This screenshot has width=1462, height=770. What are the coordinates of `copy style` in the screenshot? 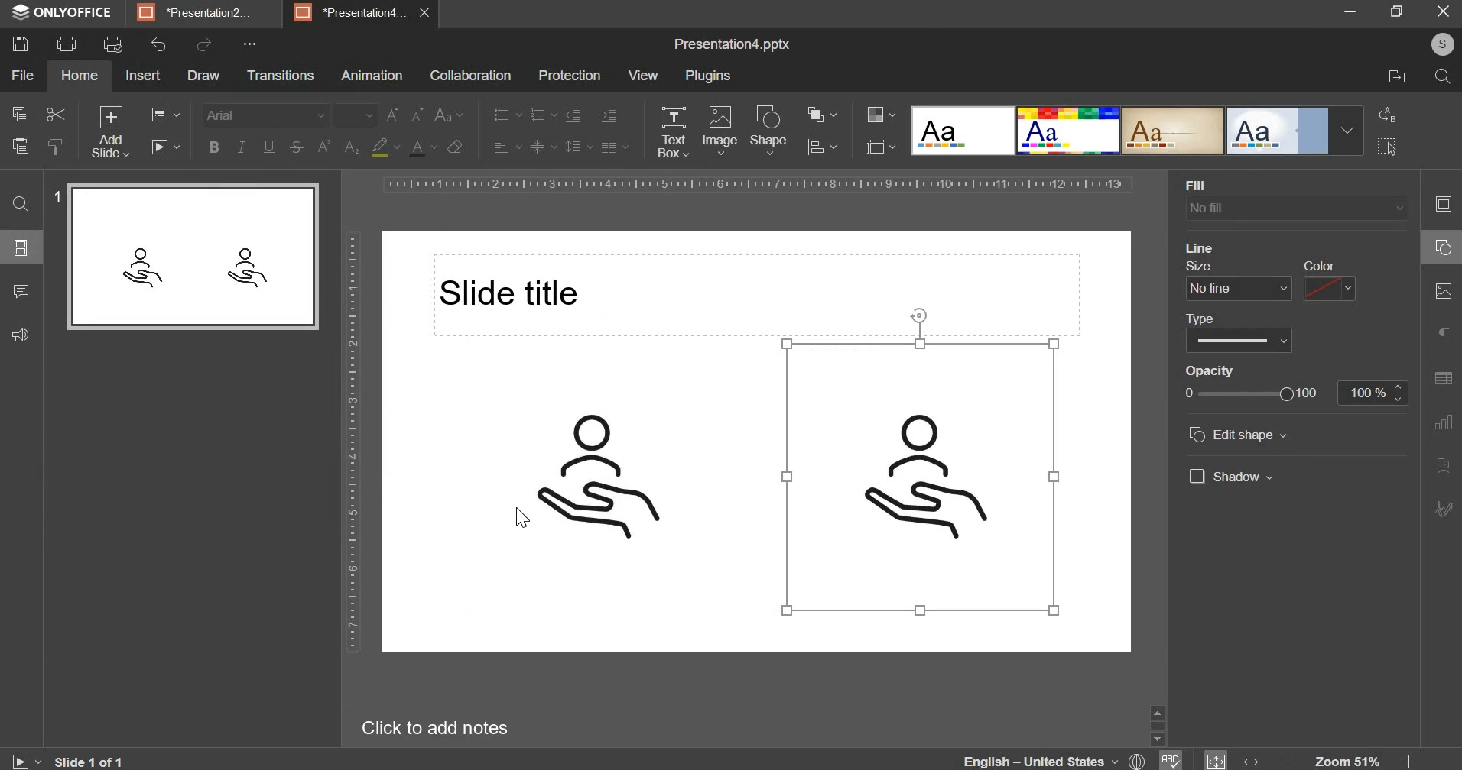 It's located at (55, 144).